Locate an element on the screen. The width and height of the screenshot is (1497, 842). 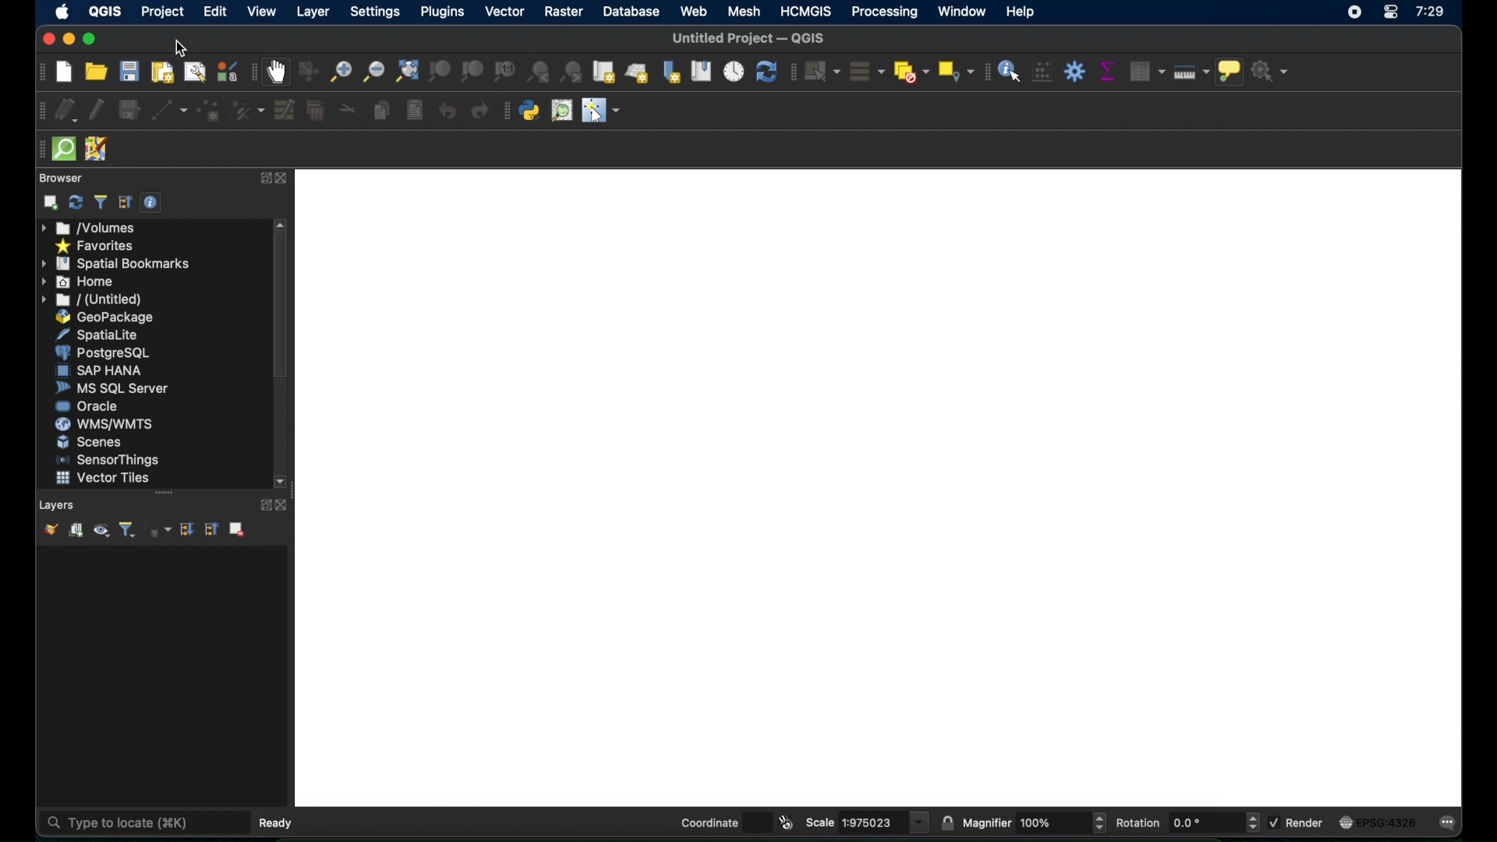
scale value is located at coordinates (874, 822).